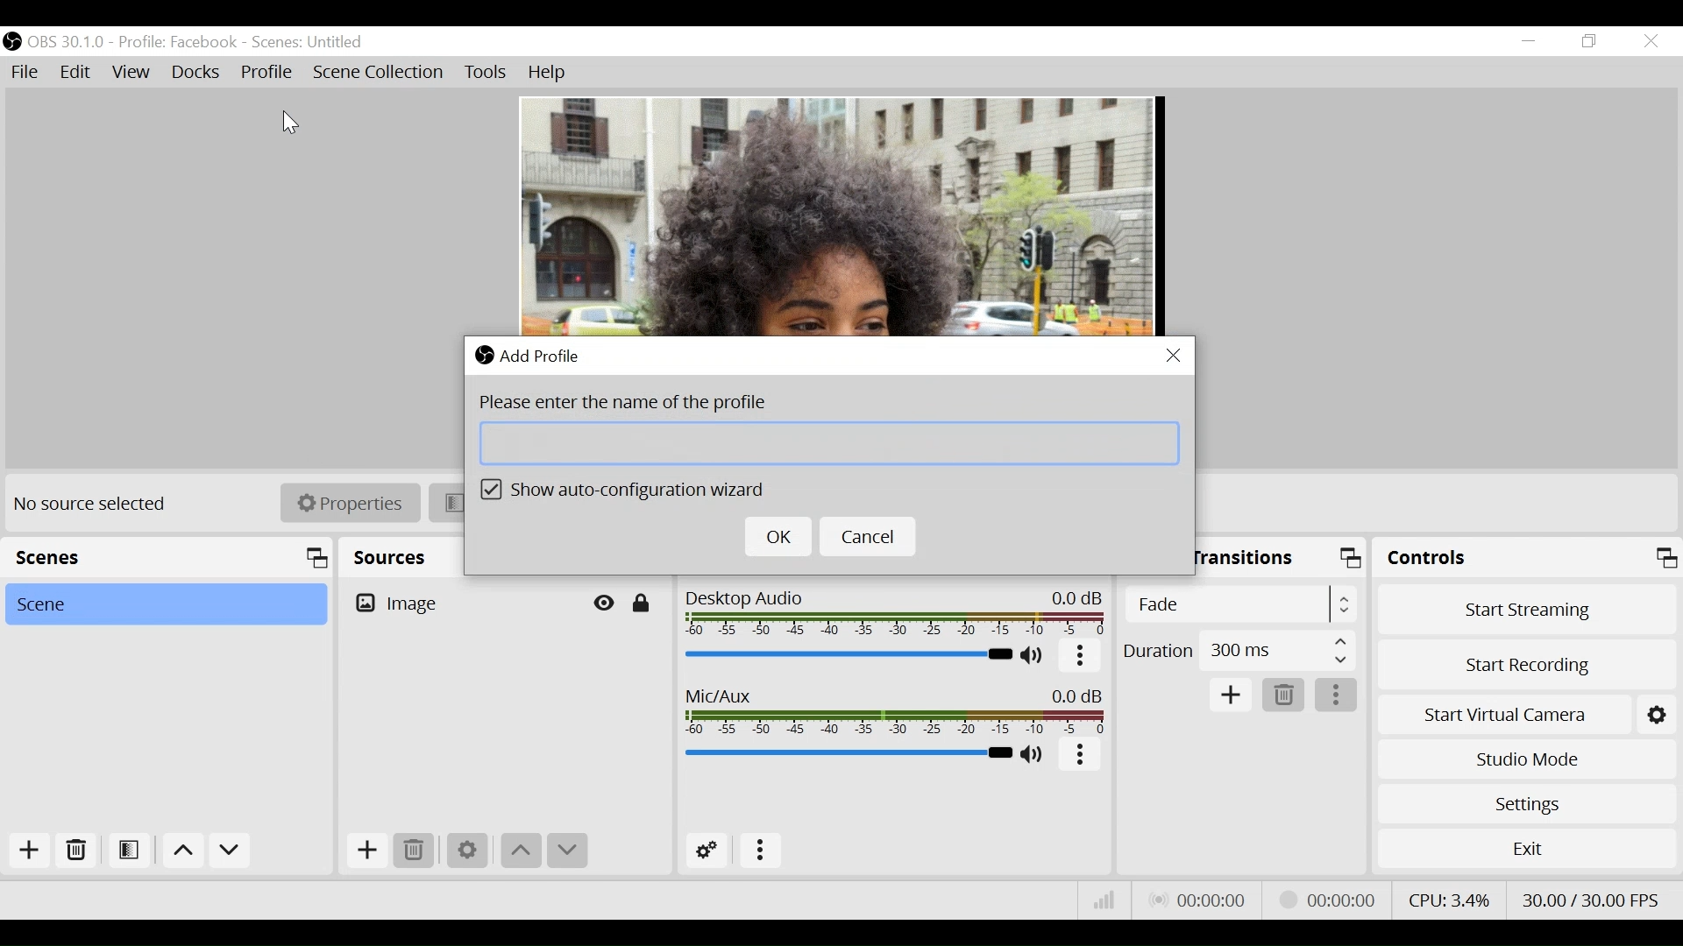 This screenshot has height=946, width=1683. Describe the element at coordinates (1524, 848) in the screenshot. I see `Exit` at that location.